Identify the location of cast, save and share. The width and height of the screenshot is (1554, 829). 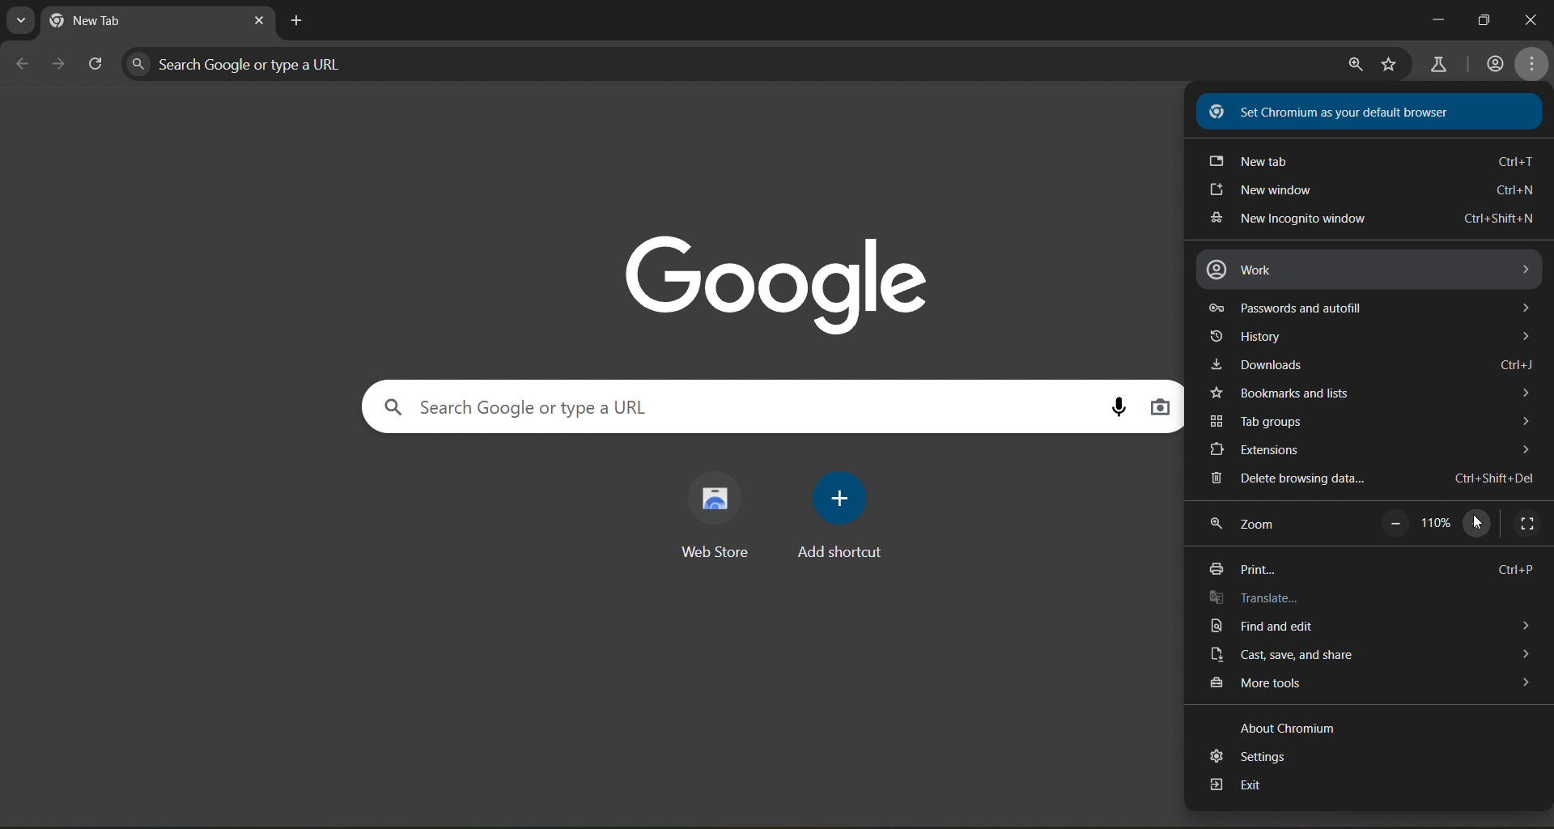
(1370, 653).